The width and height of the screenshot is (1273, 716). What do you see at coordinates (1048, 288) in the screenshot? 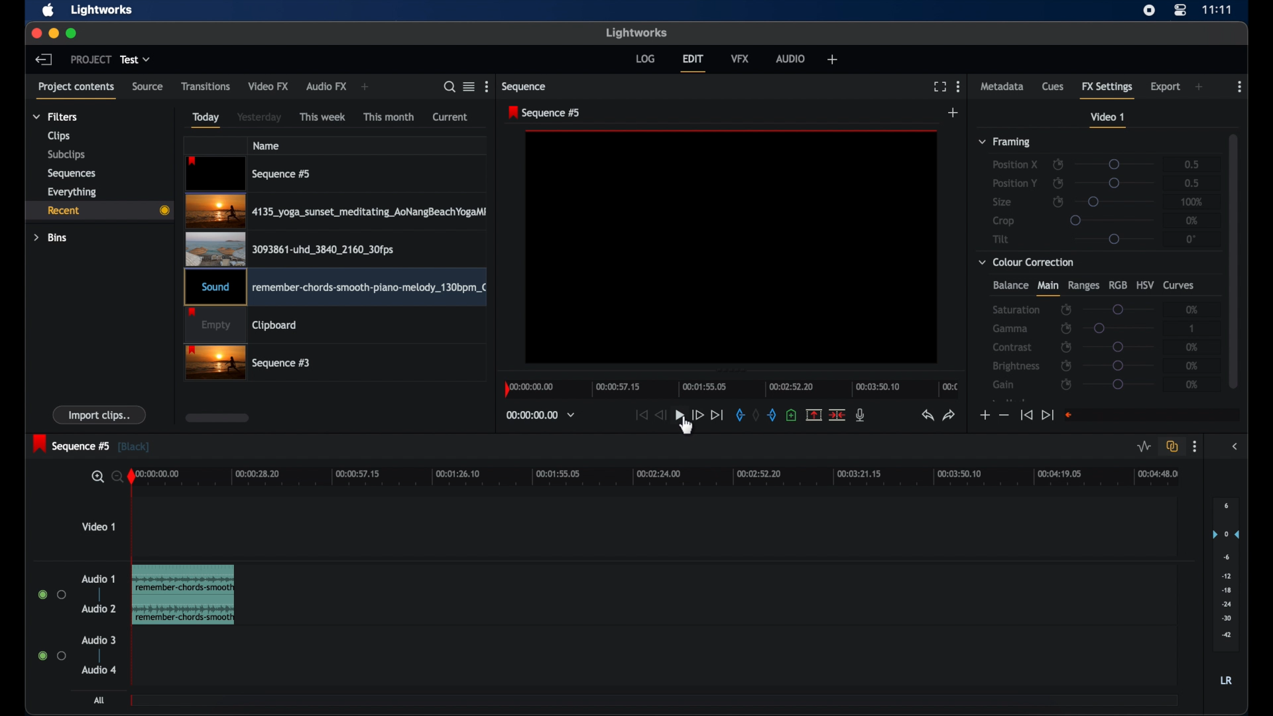
I see `main` at bounding box center [1048, 288].